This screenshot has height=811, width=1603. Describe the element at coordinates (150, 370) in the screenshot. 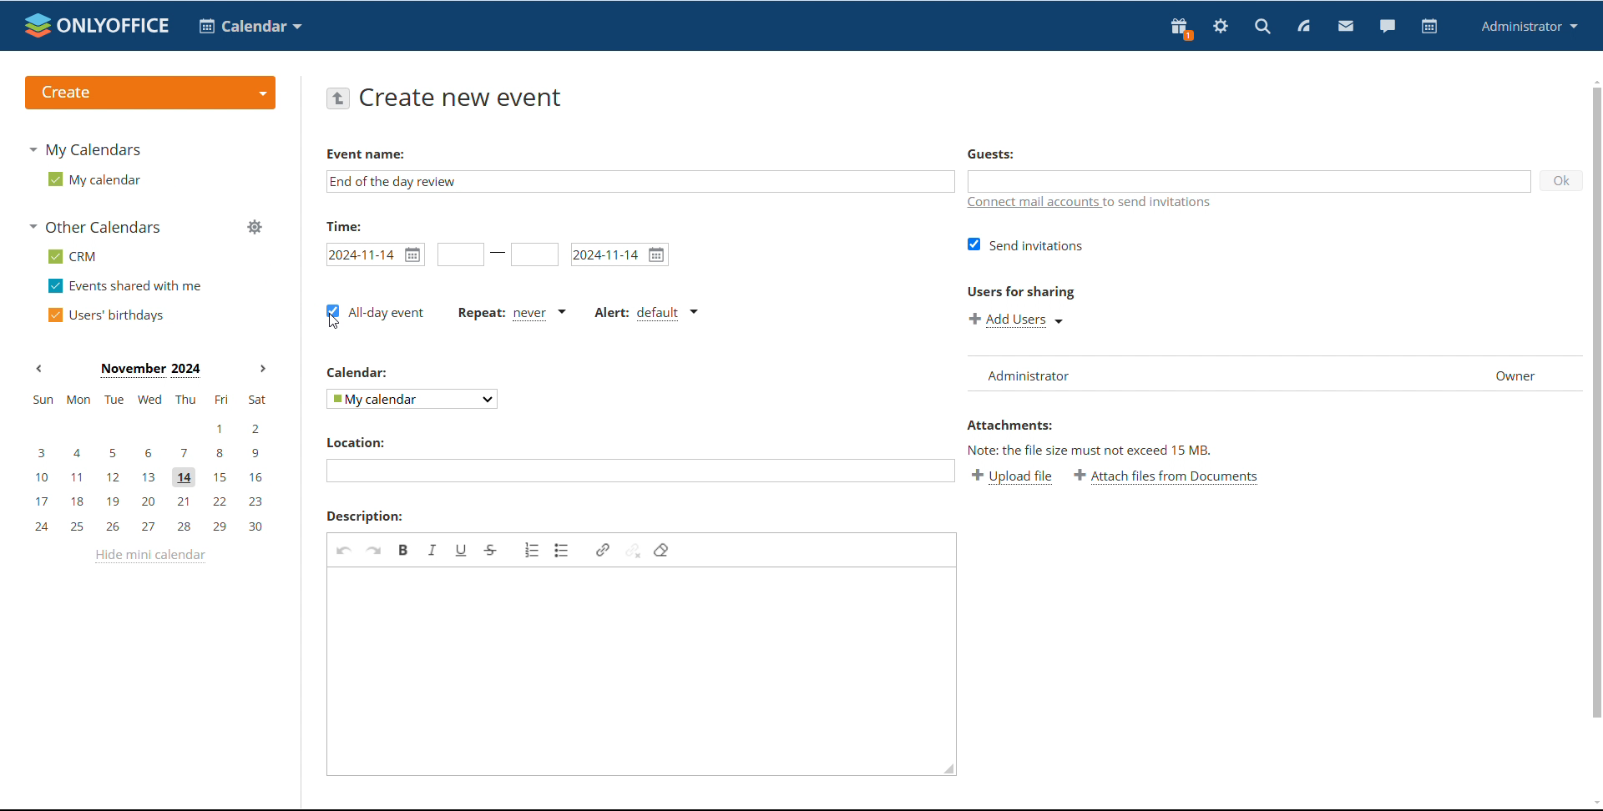

I see `Month on display` at that location.